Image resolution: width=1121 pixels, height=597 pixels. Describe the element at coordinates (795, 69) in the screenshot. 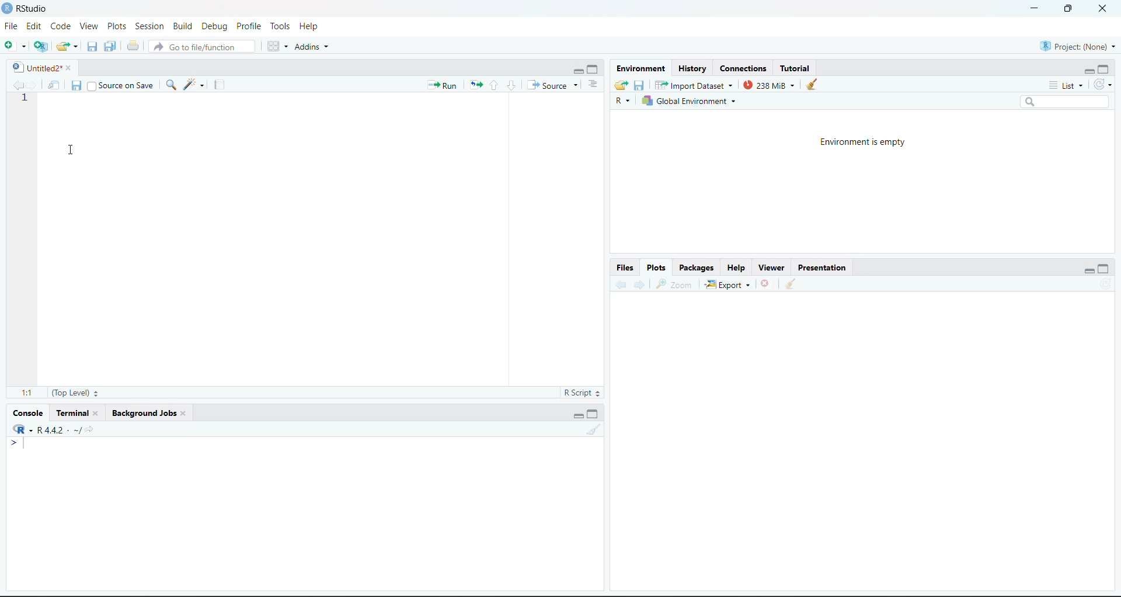

I see `Tutorial` at that location.